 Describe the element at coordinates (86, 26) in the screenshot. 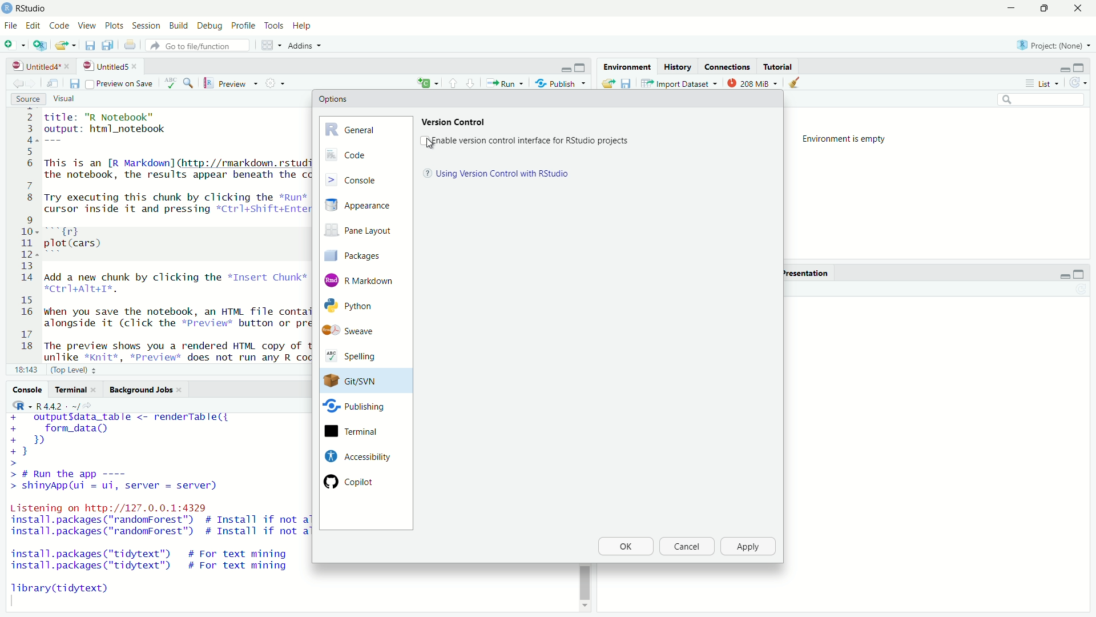

I see `View` at that location.